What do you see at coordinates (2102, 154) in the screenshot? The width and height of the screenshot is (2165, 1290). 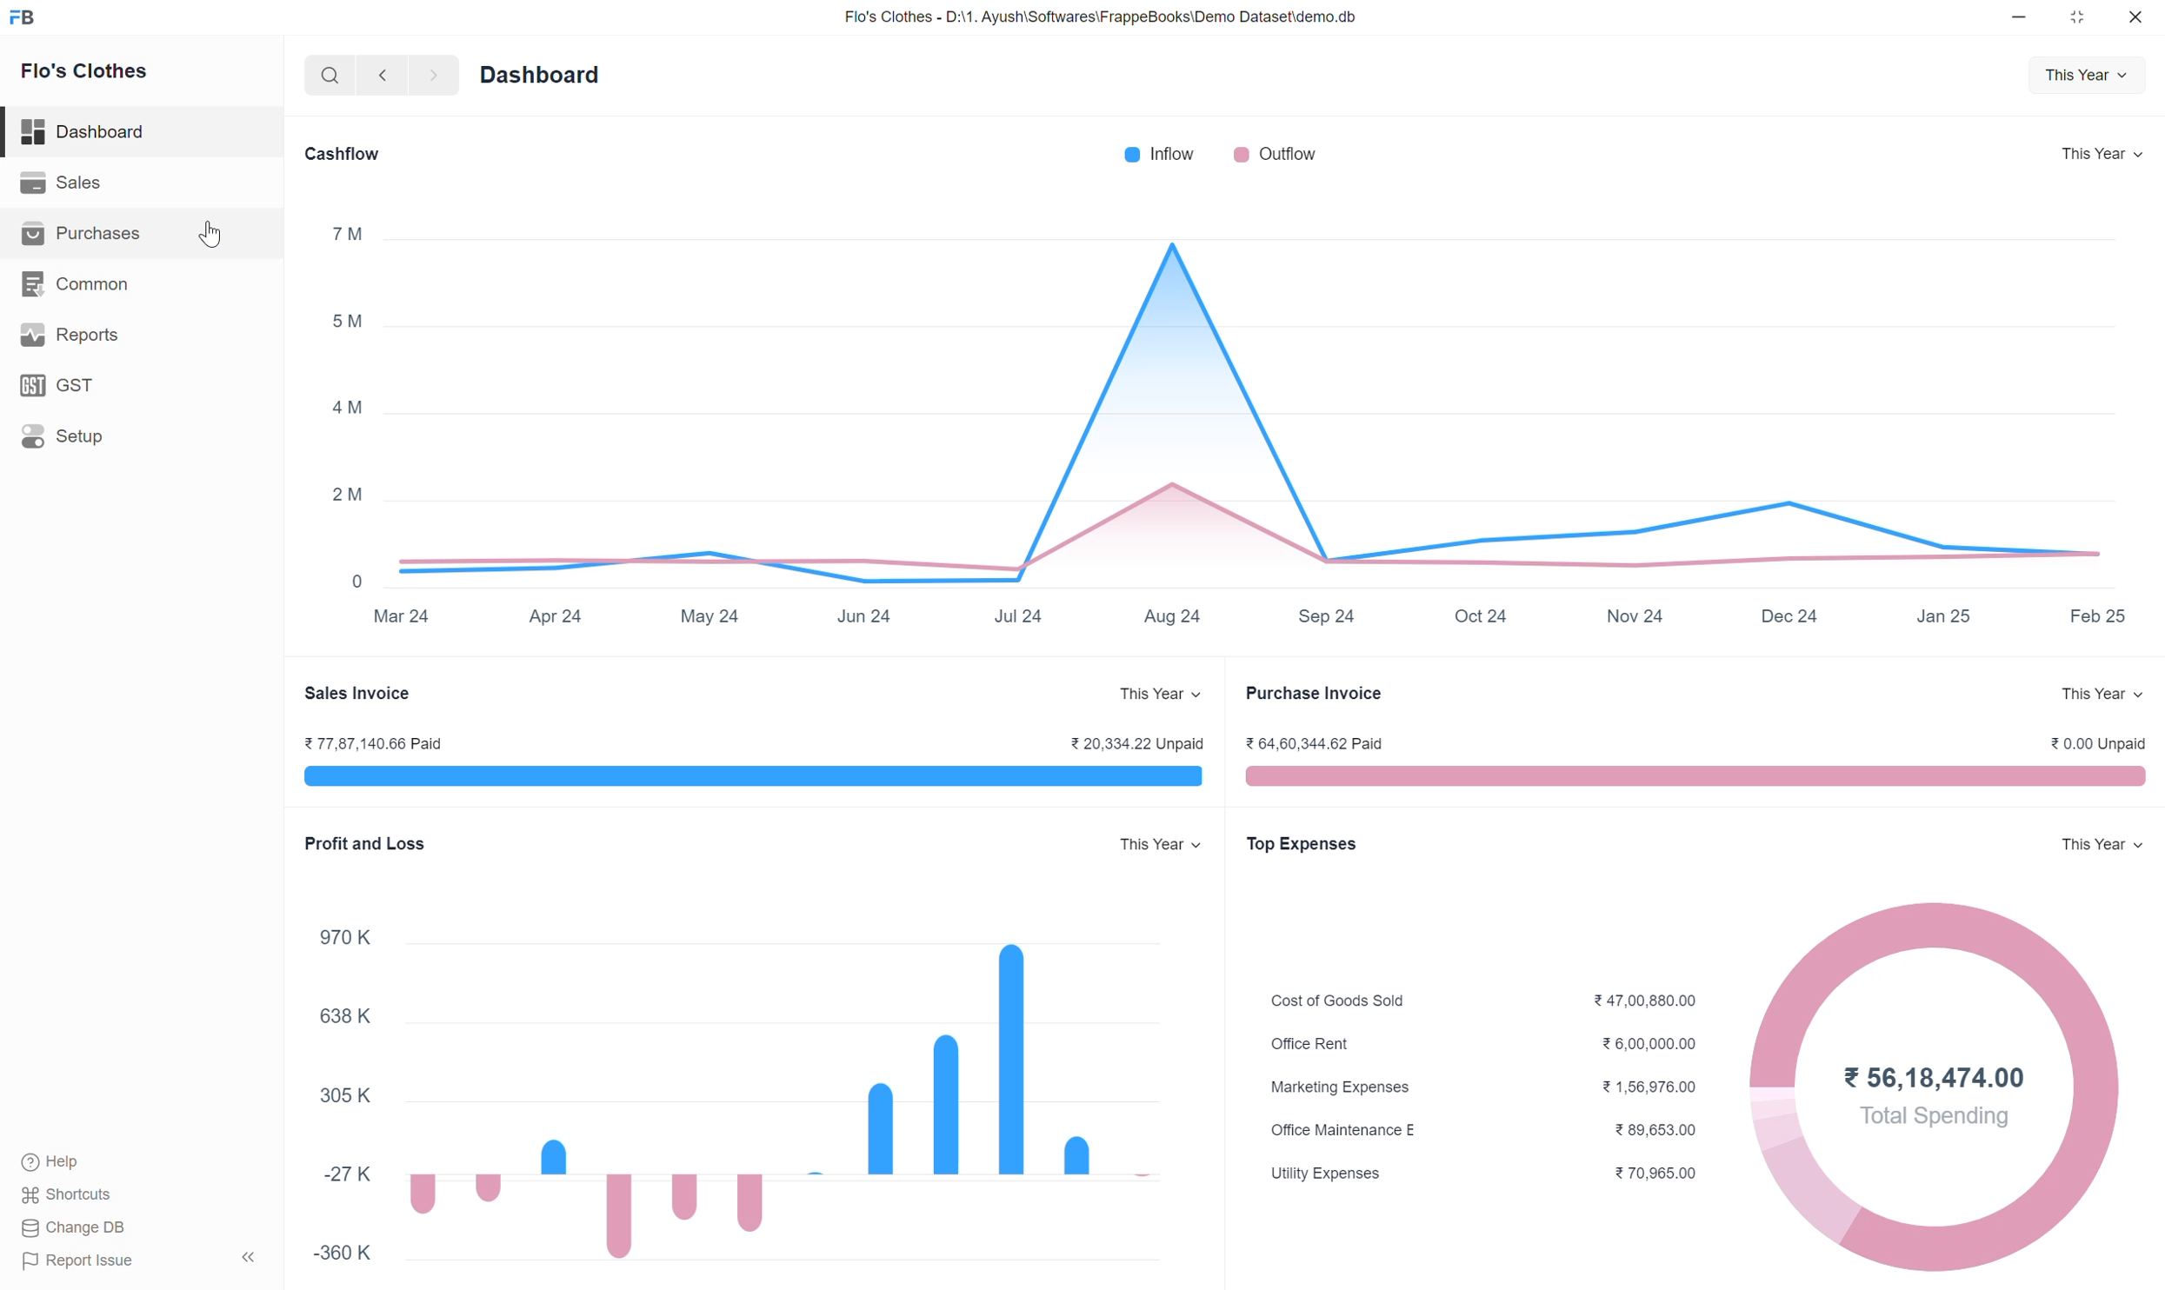 I see `This Year` at bounding box center [2102, 154].